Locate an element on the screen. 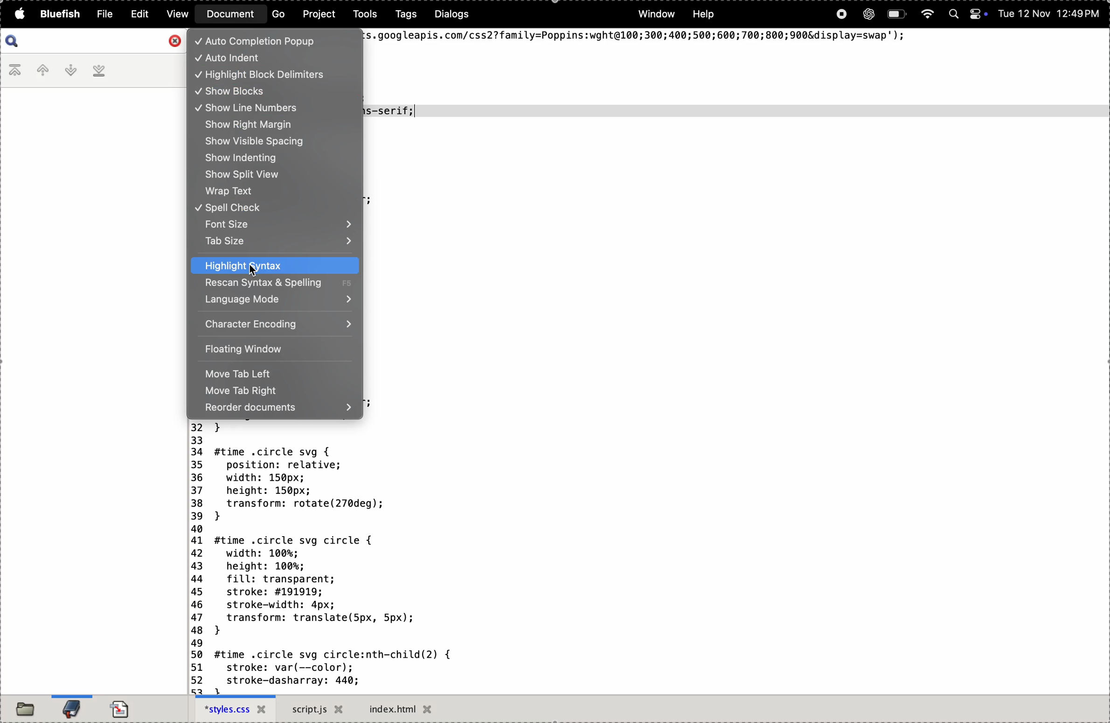  help is located at coordinates (704, 14).